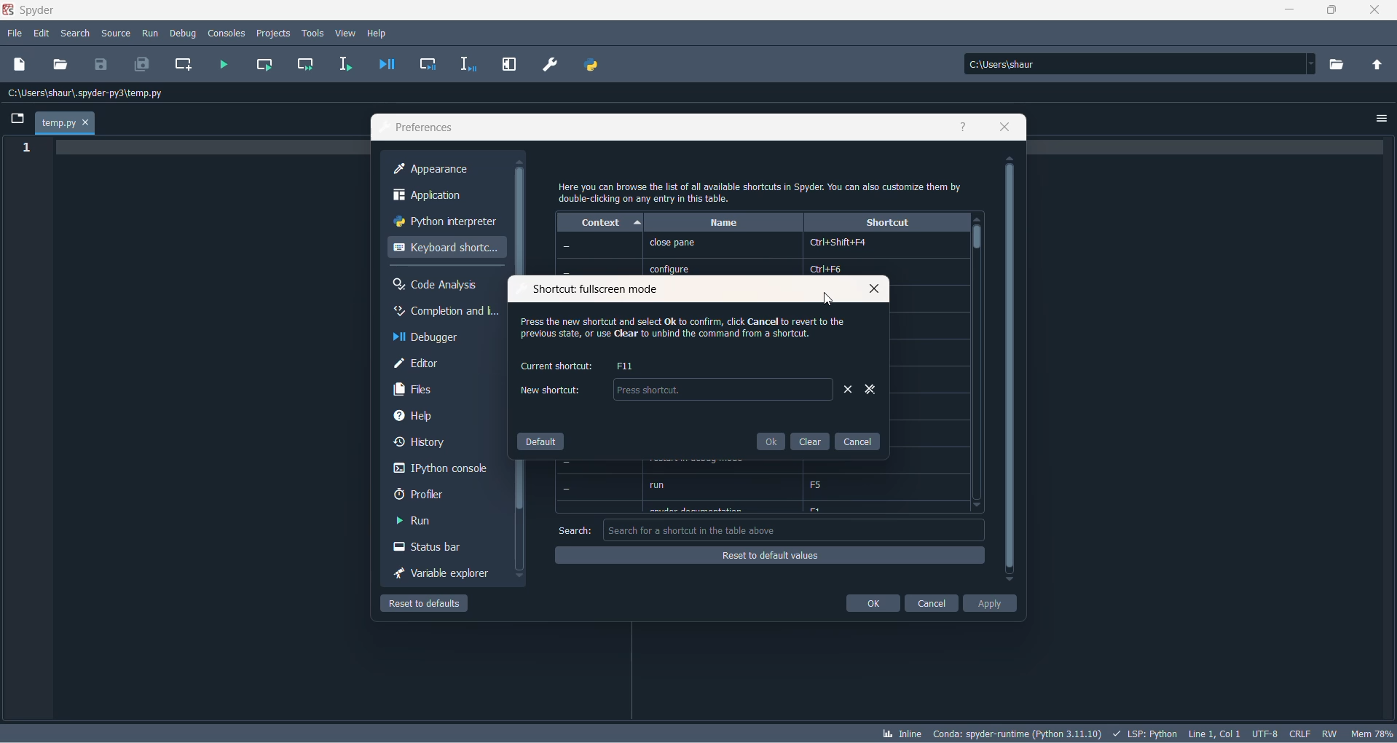  I want to click on clear, so click(809, 441).